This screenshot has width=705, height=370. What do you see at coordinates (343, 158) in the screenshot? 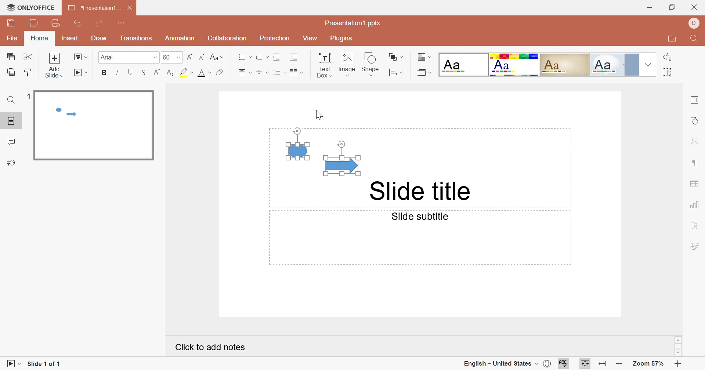
I see `Shape` at bounding box center [343, 158].